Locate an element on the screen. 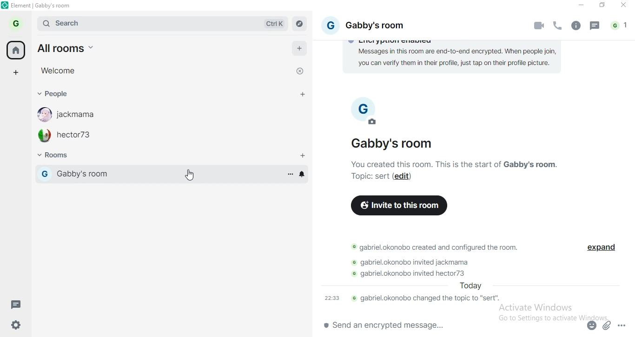 The width and height of the screenshot is (635, 337). text 5 is located at coordinates (418, 273).